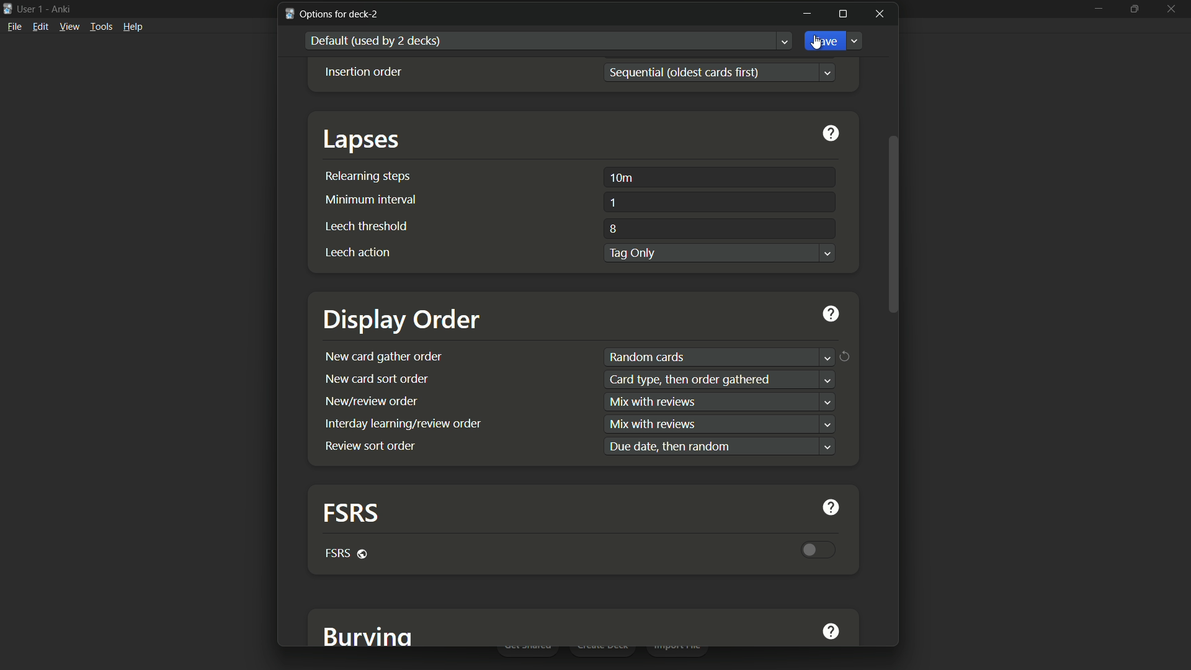 The height and width of the screenshot is (670, 1191). What do you see at coordinates (370, 445) in the screenshot?
I see `review sort order` at bounding box center [370, 445].